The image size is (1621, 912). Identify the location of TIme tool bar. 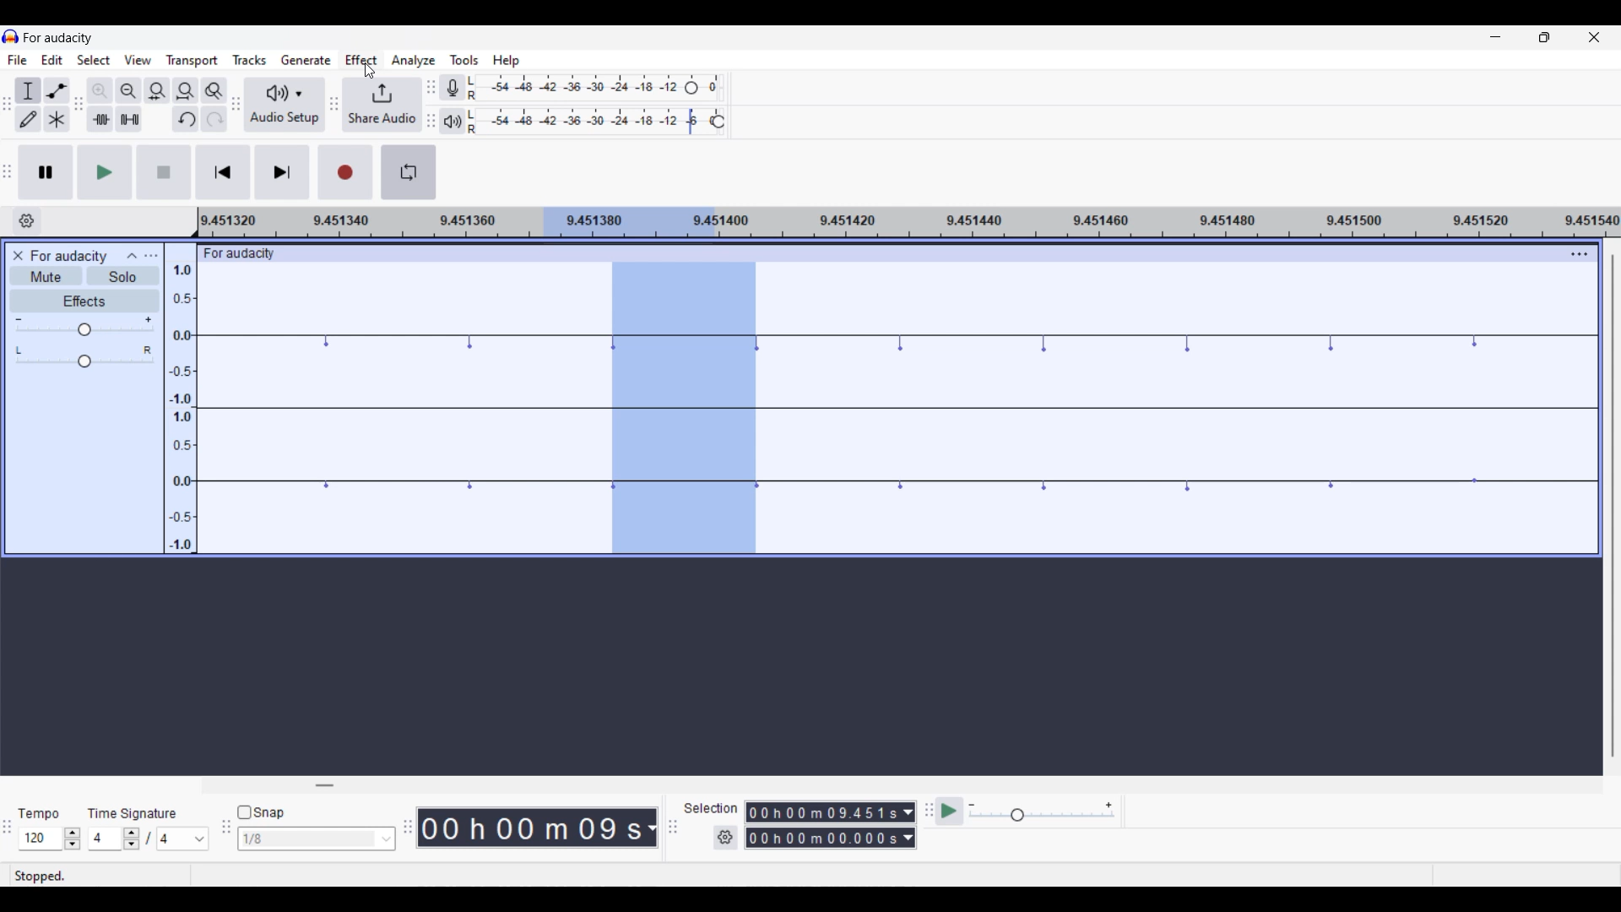
(408, 825).